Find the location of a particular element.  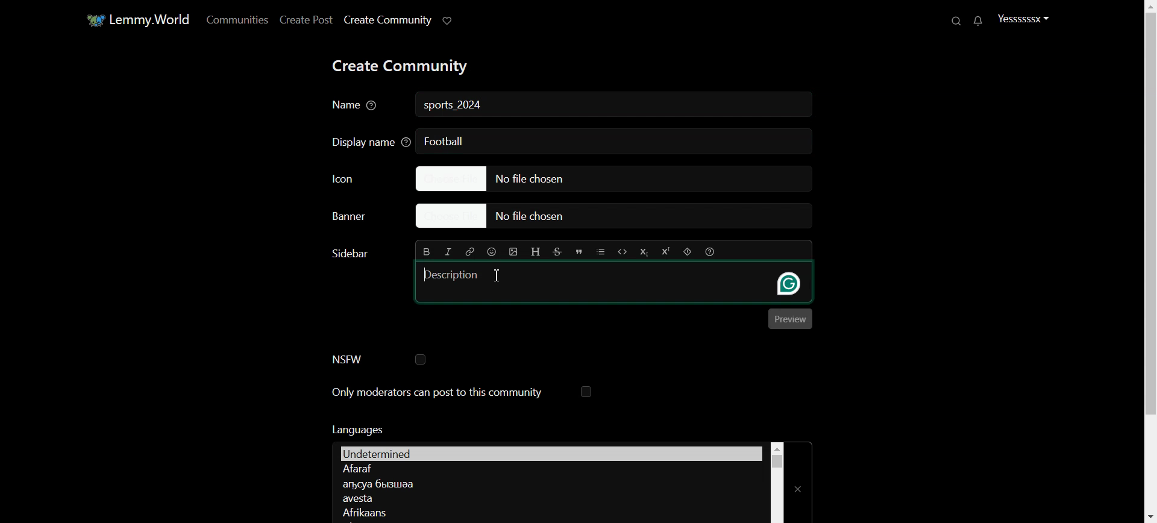

List is located at coordinates (601, 251).